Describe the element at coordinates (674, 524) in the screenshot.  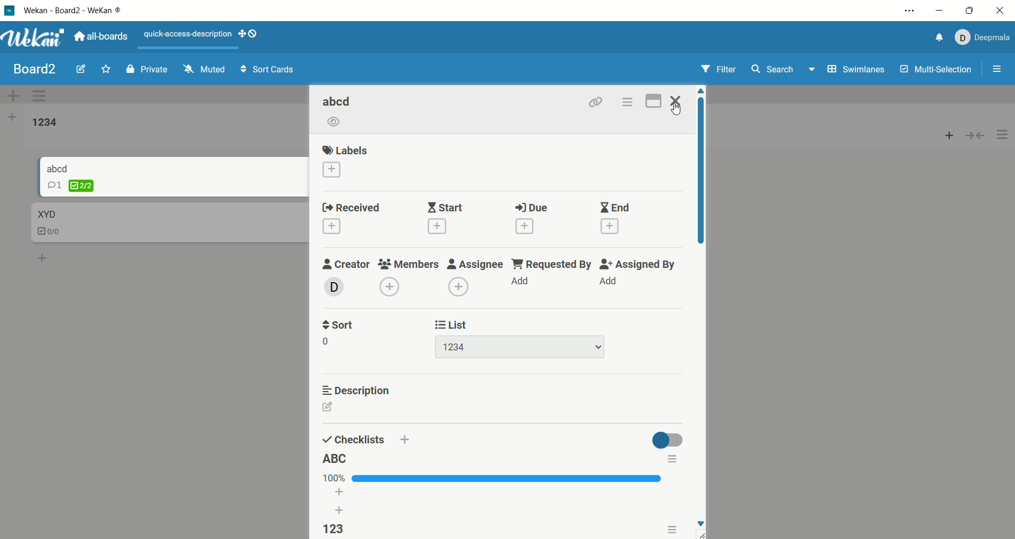
I see `options` at that location.